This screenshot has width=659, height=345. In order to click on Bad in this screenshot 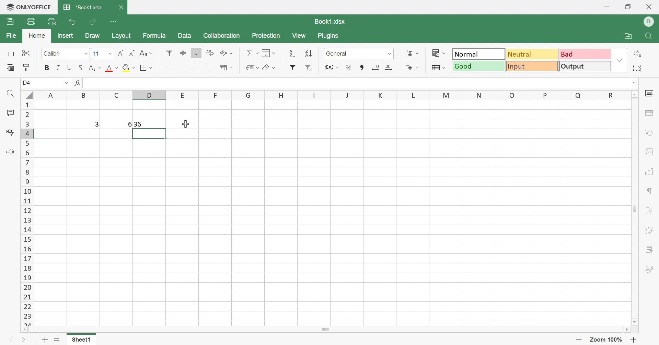, I will do `click(585, 56)`.